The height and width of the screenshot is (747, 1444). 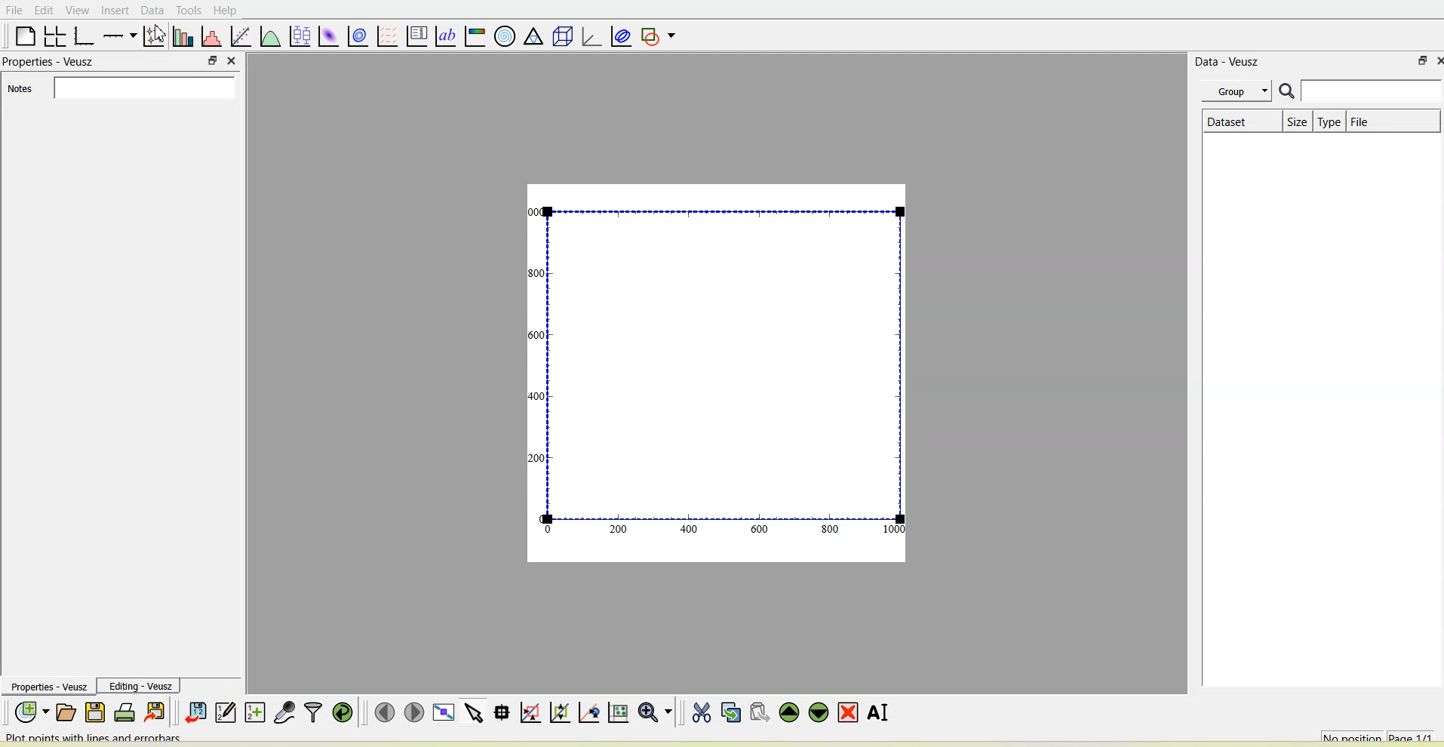 What do you see at coordinates (701, 712) in the screenshot?
I see `Cut the selected widget` at bounding box center [701, 712].